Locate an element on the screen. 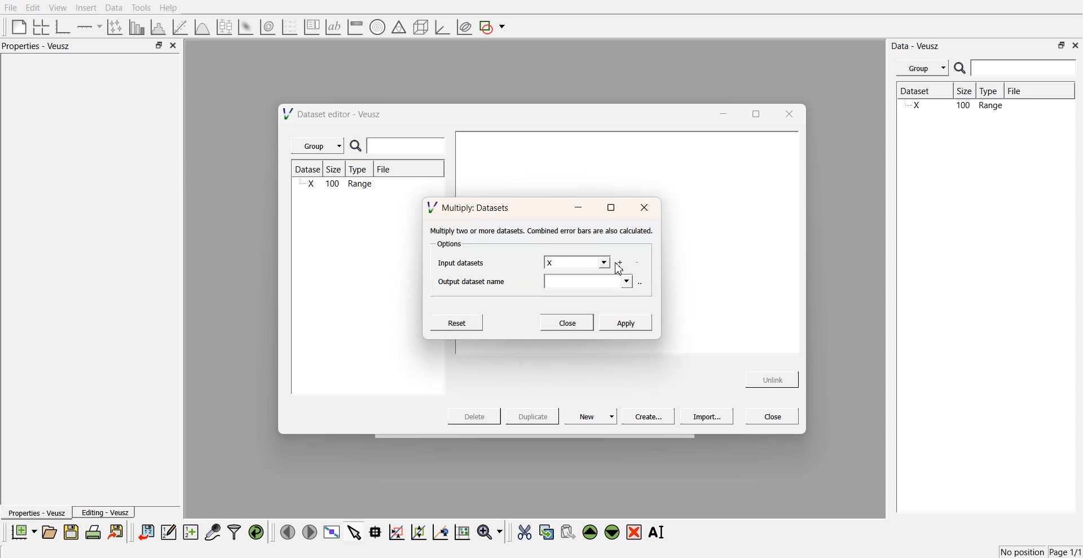 The width and height of the screenshot is (1083, 558). Duplicate is located at coordinates (532, 417).